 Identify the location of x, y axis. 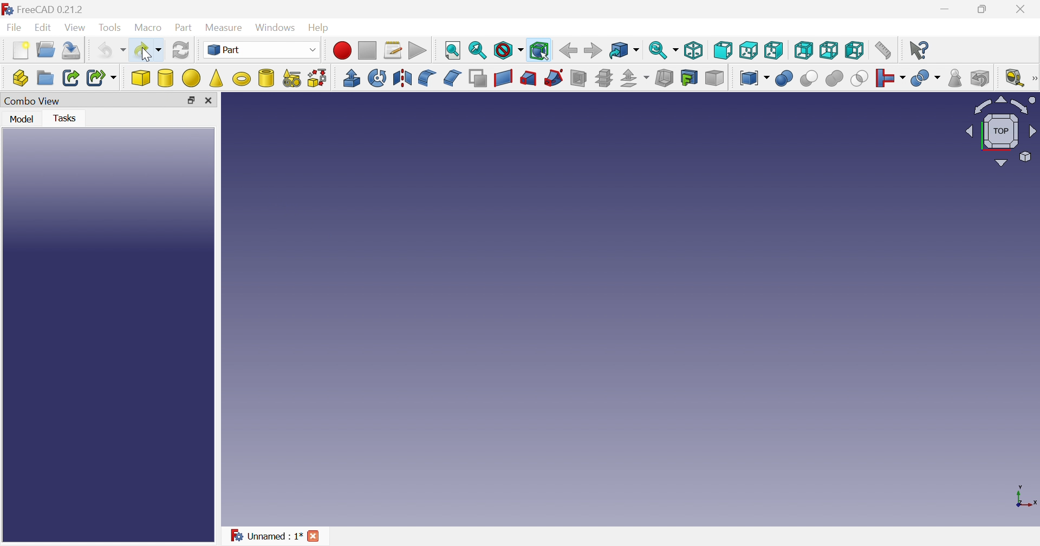
(1025, 495).